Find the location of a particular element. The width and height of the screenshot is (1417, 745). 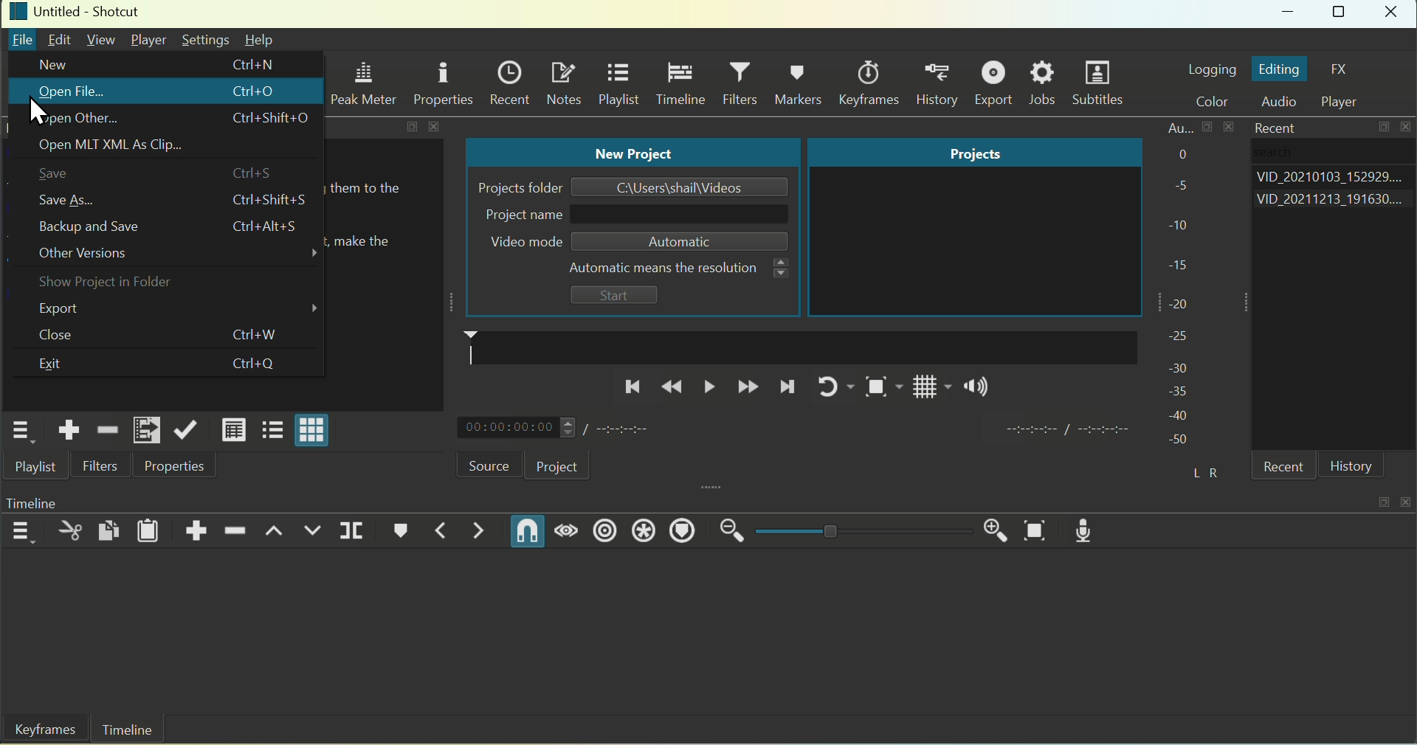

Sound is located at coordinates (978, 389).